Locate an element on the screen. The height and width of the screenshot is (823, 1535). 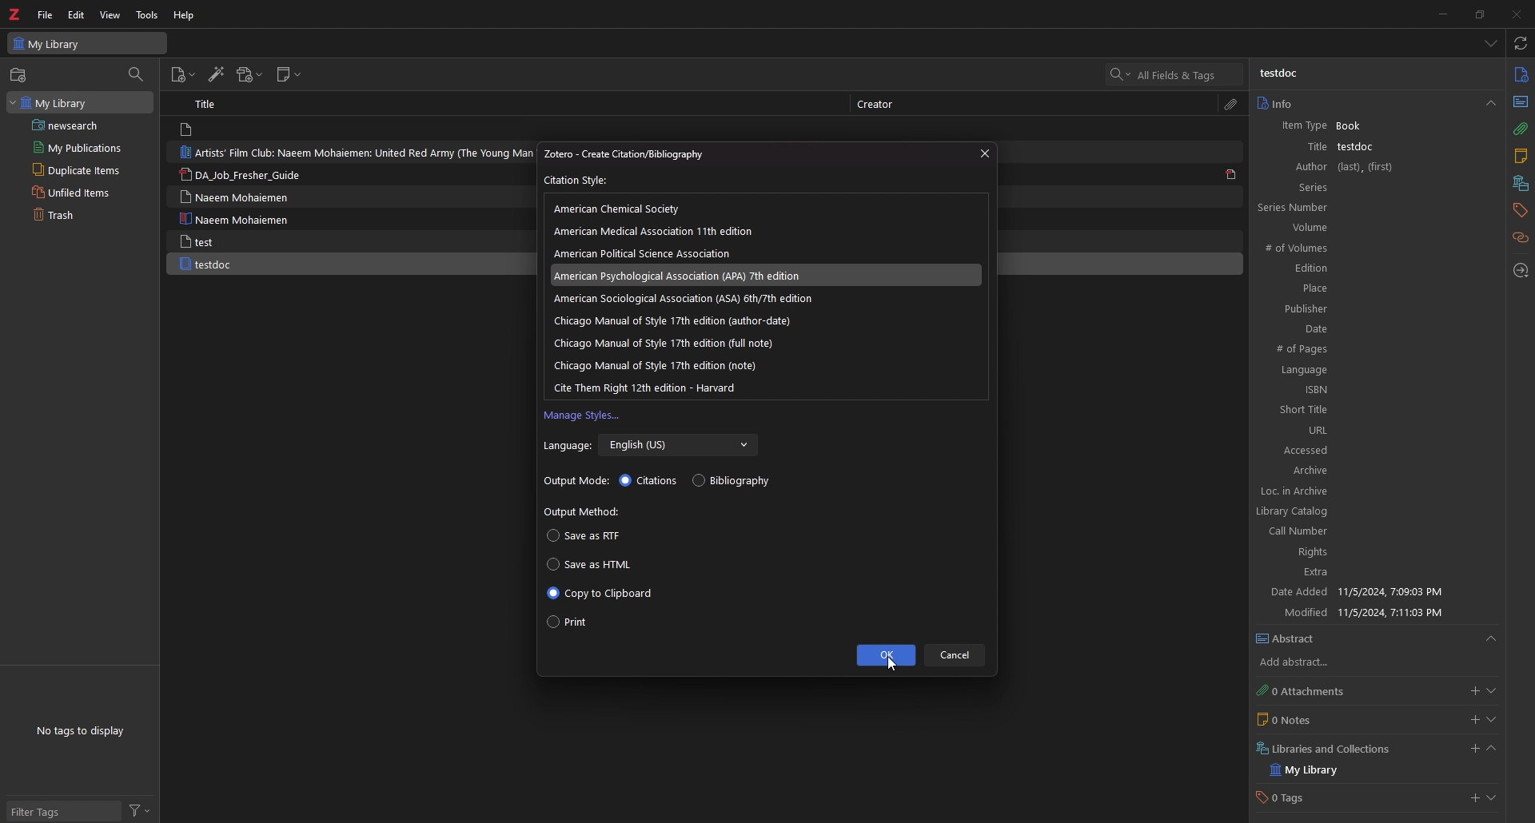
pdf is located at coordinates (1231, 173).